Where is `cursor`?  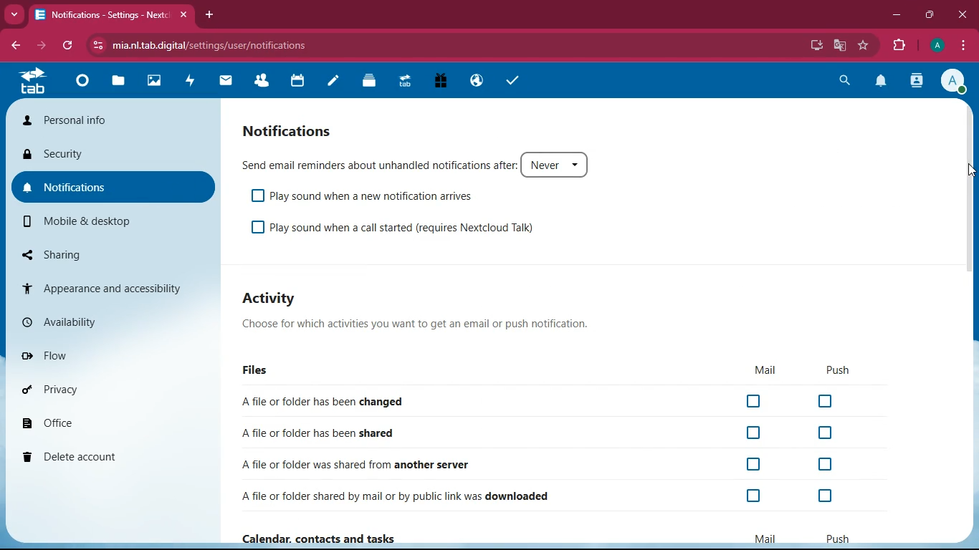
cursor is located at coordinates (970, 170).